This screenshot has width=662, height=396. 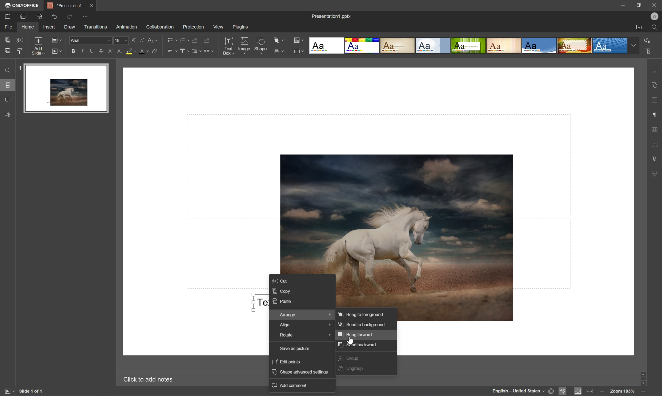 What do you see at coordinates (160, 28) in the screenshot?
I see `Collaboration` at bounding box center [160, 28].